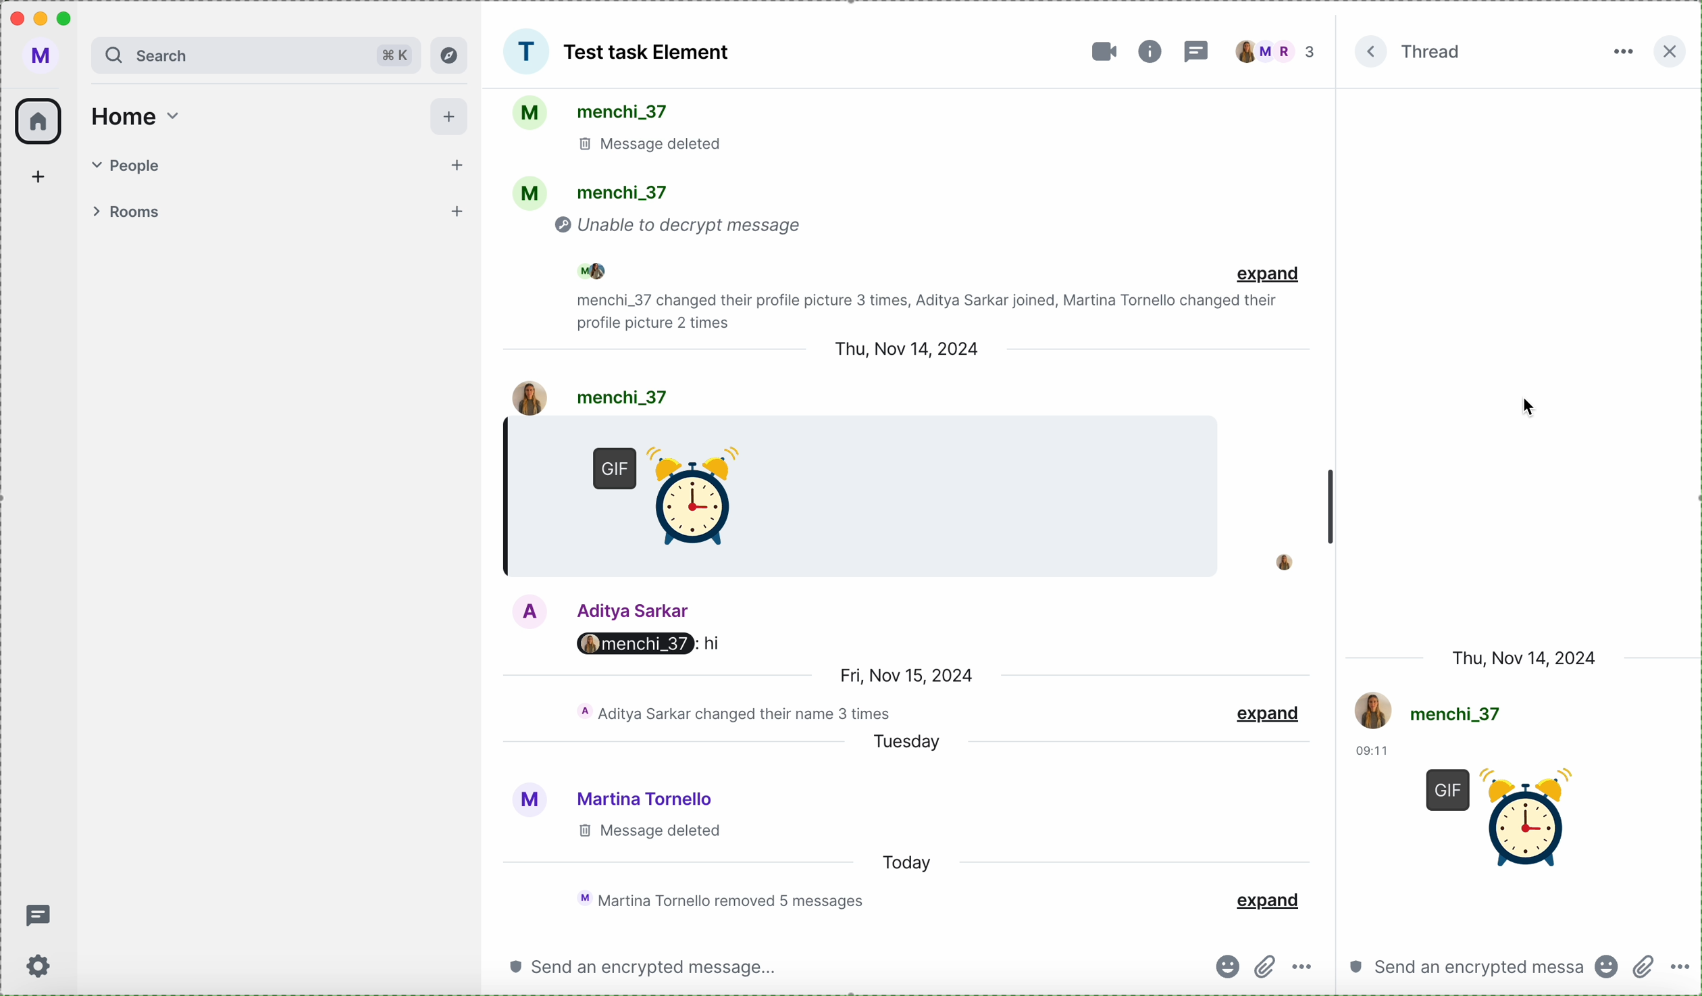 This screenshot has width=1702, height=996. Describe the element at coordinates (677, 503) in the screenshot. I see `GIF sended` at that location.